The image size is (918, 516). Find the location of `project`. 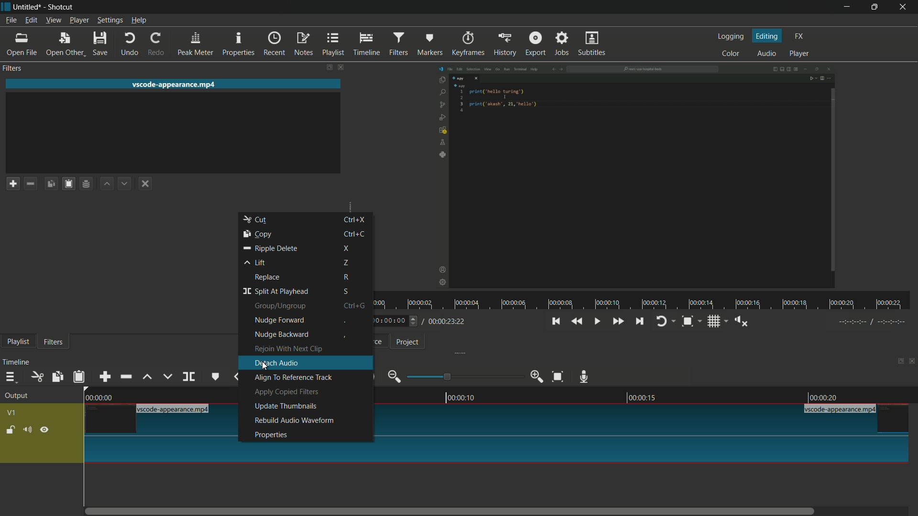

project is located at coordinates (407, 342).